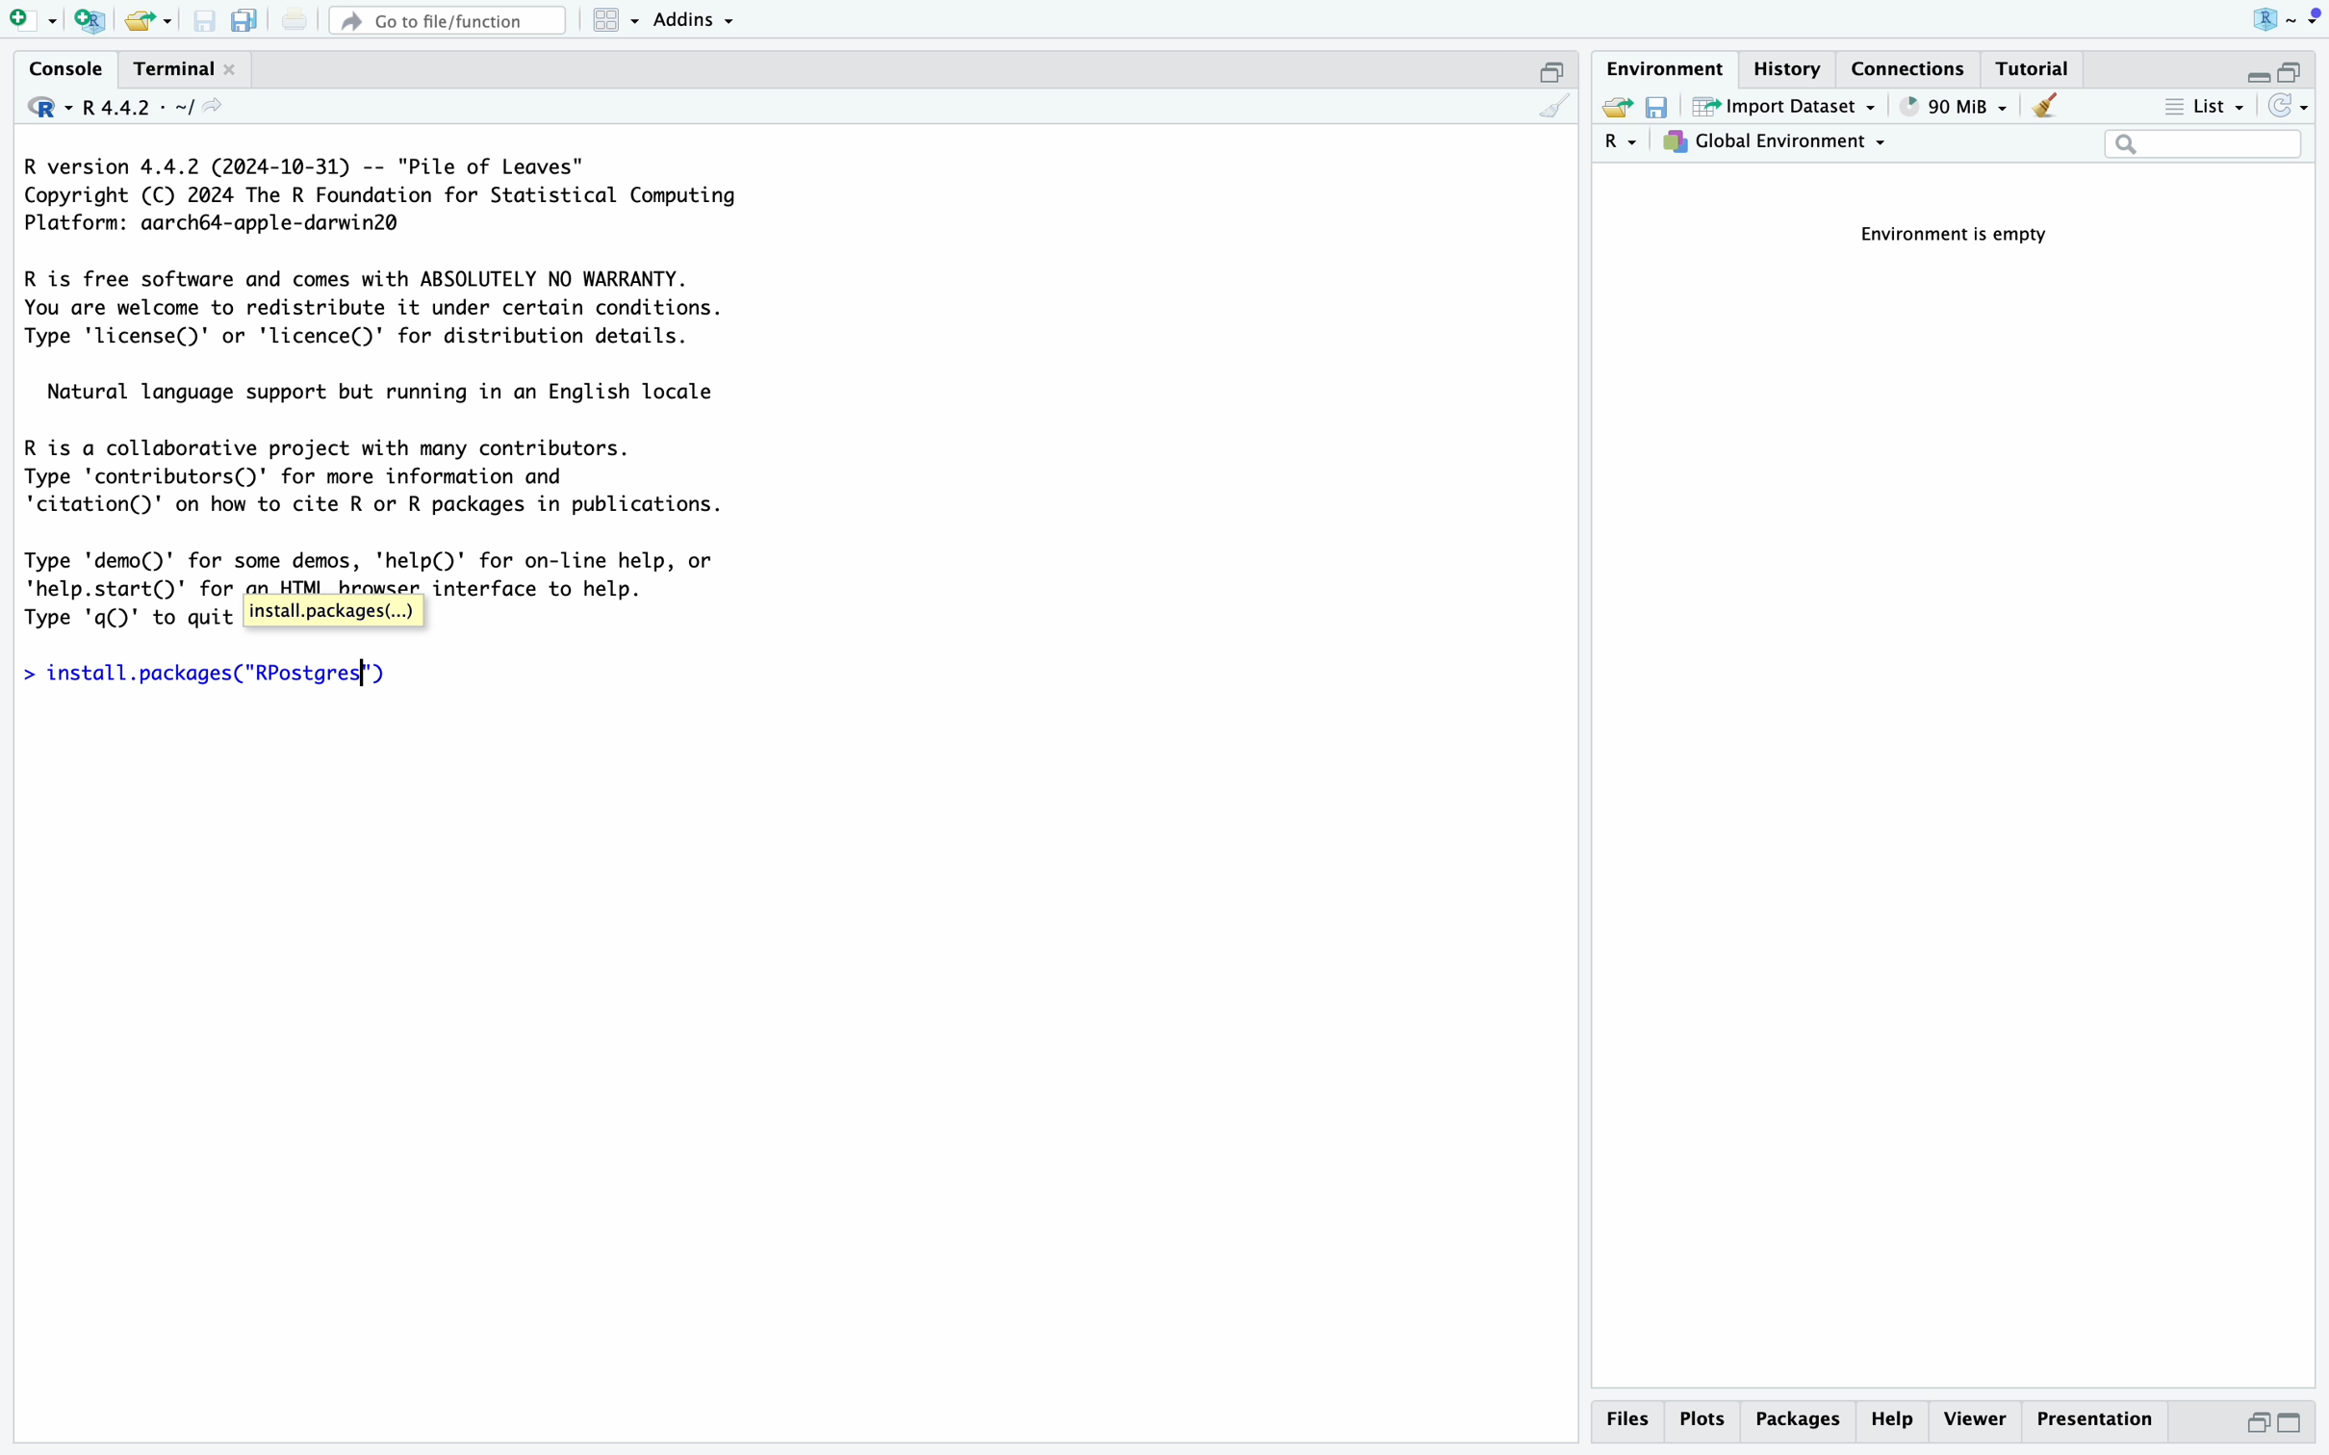  I want to click on save current document, so click(206, 20).